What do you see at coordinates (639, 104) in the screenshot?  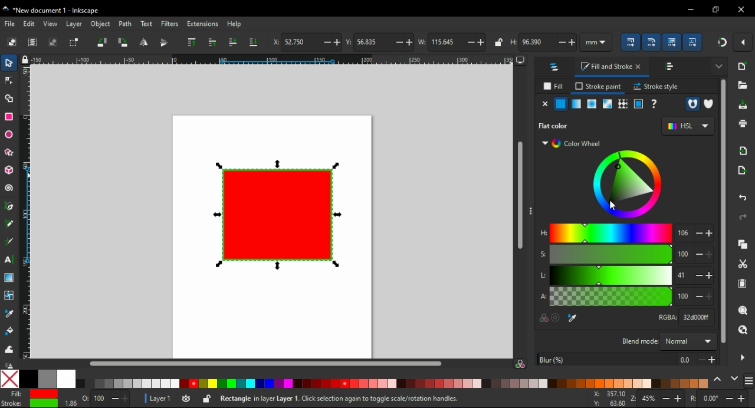 I see `swatch` at bounding box center [639, 104].